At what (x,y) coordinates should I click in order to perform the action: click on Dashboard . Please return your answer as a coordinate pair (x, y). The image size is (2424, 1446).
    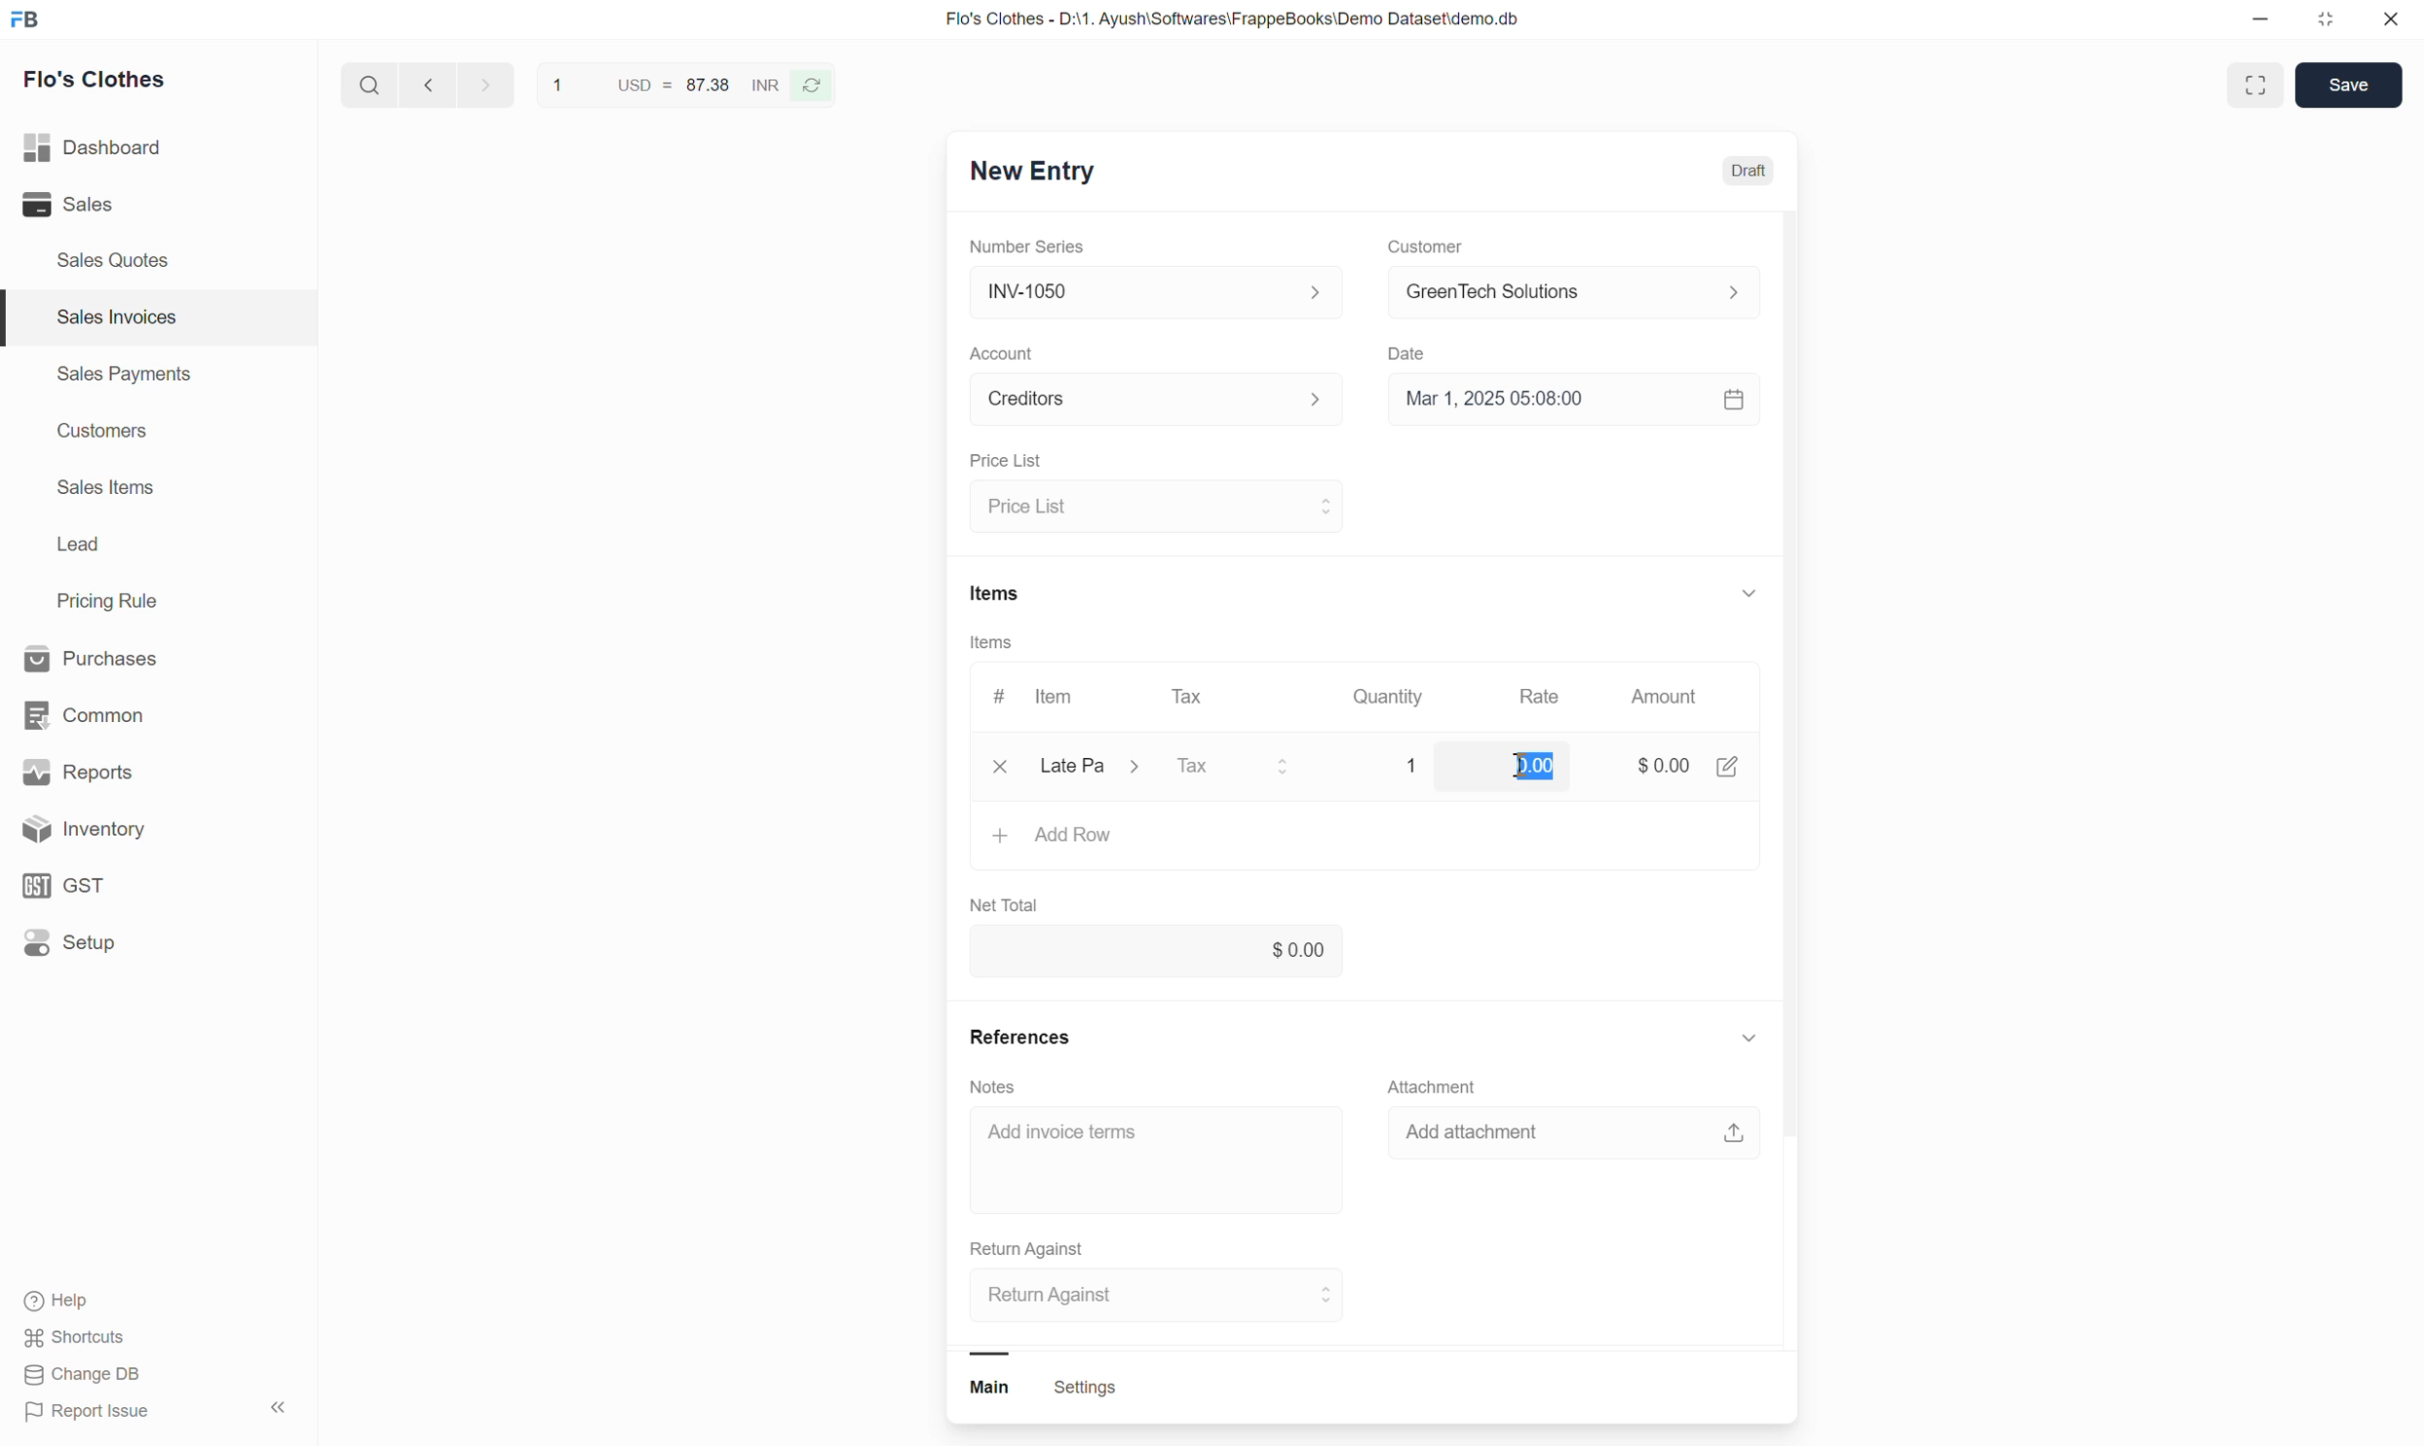
    Looking at the image, I should click on (127, 148).